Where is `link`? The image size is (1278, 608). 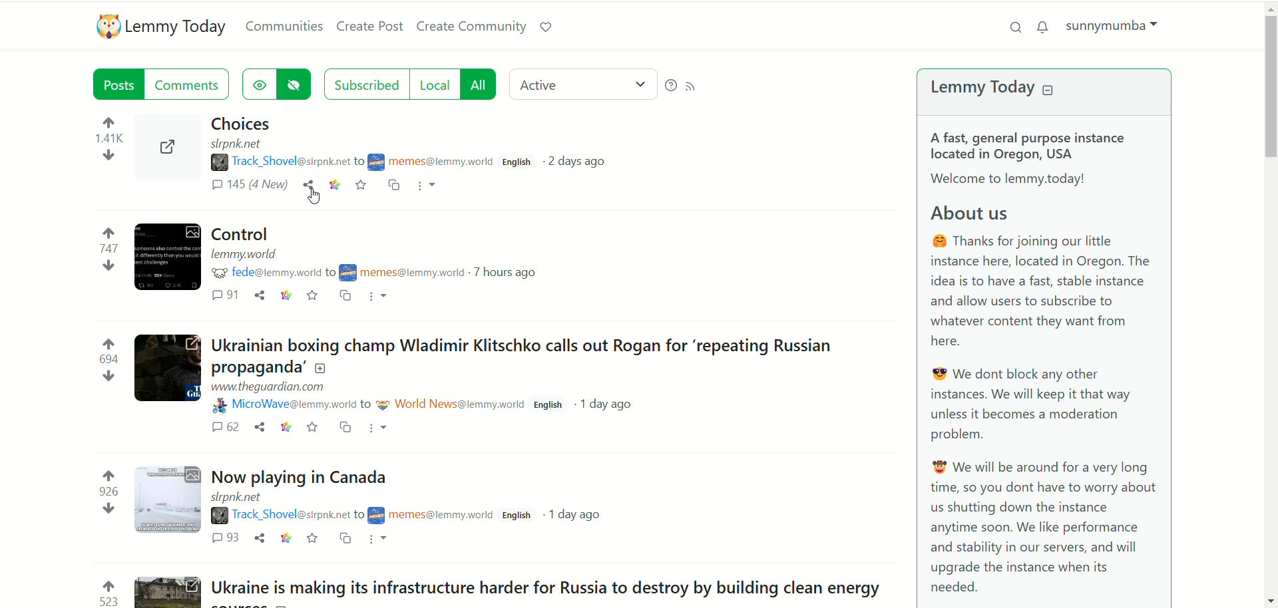 link is located at coordinates (284, 295).